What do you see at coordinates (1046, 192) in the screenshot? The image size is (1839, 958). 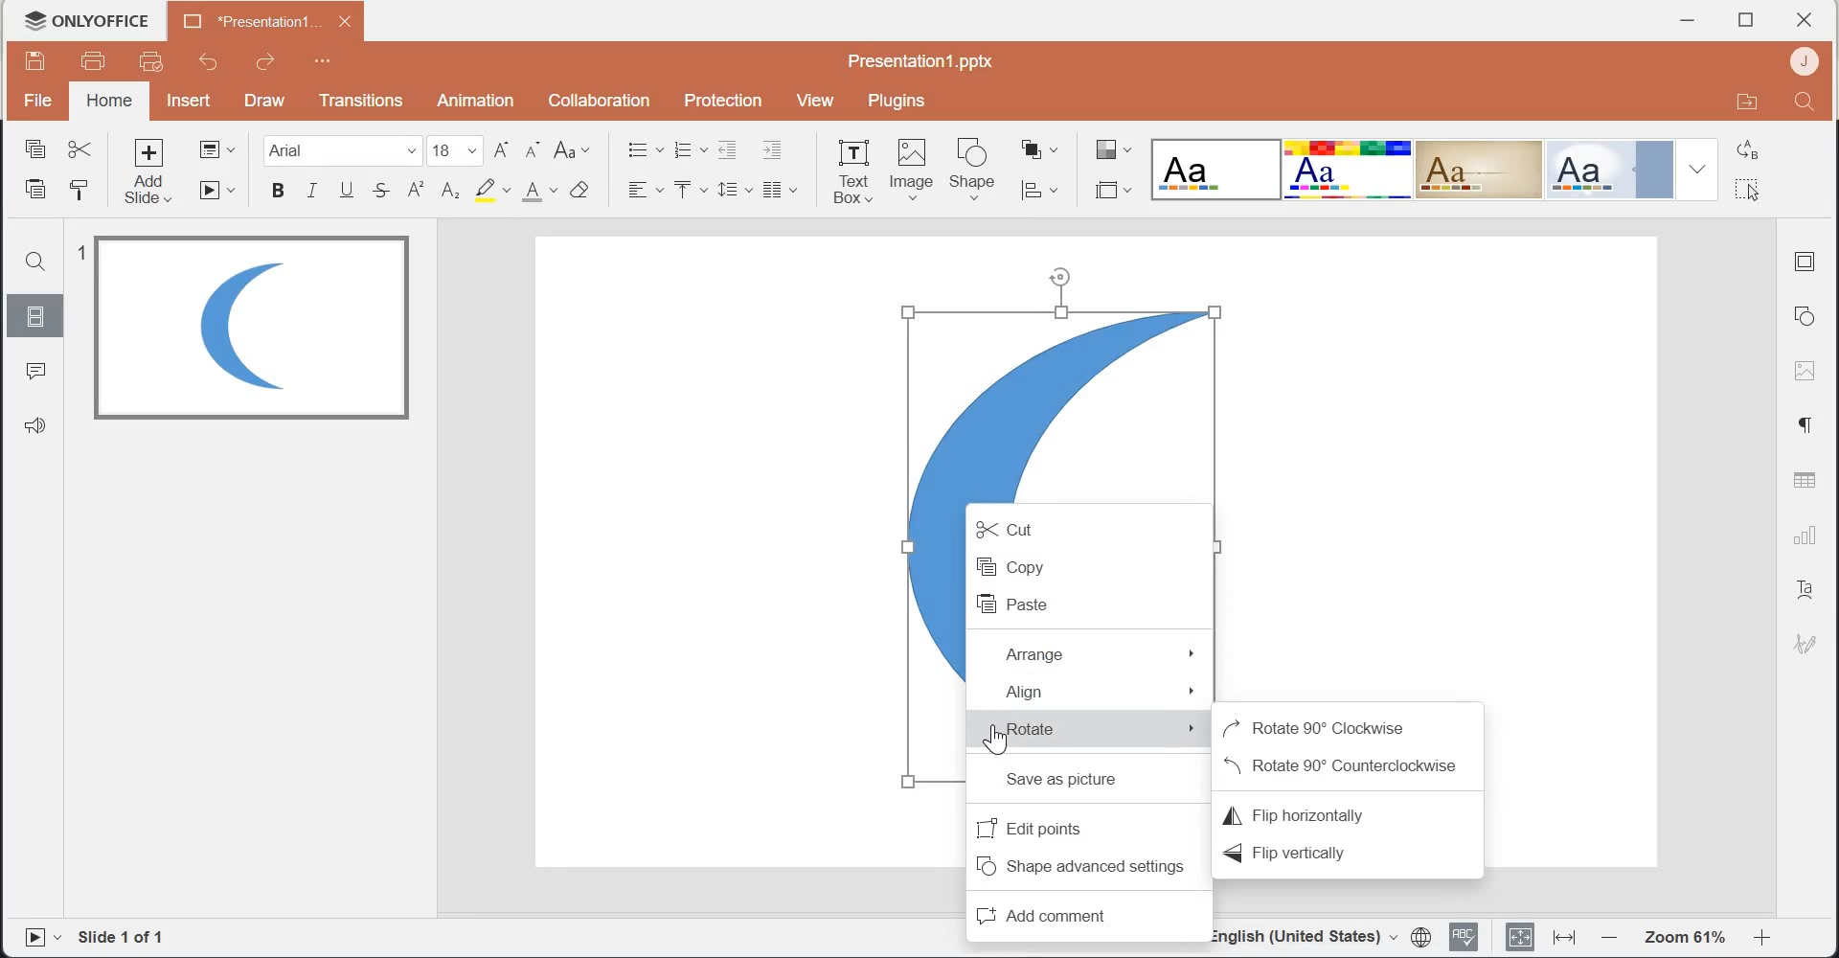 I see `Align shape` at bounding box center [1046, 192].